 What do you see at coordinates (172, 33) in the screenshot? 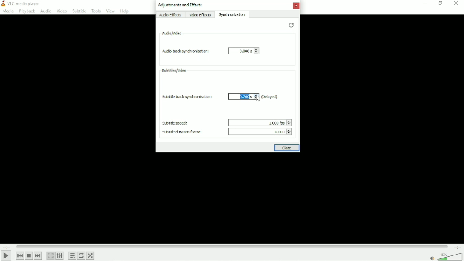
I see `Audio/video` at bounding box center [172, 33].